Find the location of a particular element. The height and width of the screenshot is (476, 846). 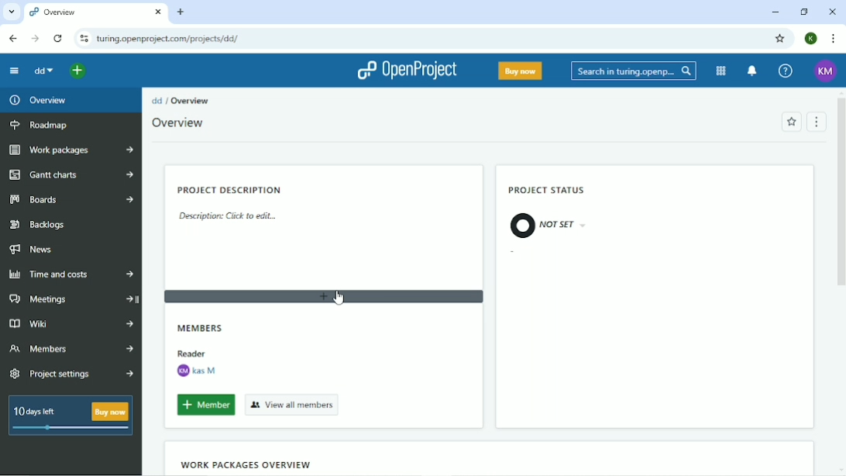

Account is located at coordinates (825, 71).